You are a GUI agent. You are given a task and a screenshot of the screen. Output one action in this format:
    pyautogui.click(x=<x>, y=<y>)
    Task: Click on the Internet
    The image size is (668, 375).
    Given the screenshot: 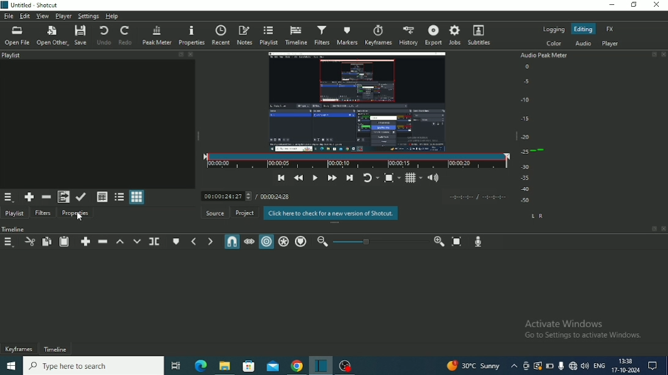 What is the action you would take?
    pyautogui.click(x=573, y=366)
    